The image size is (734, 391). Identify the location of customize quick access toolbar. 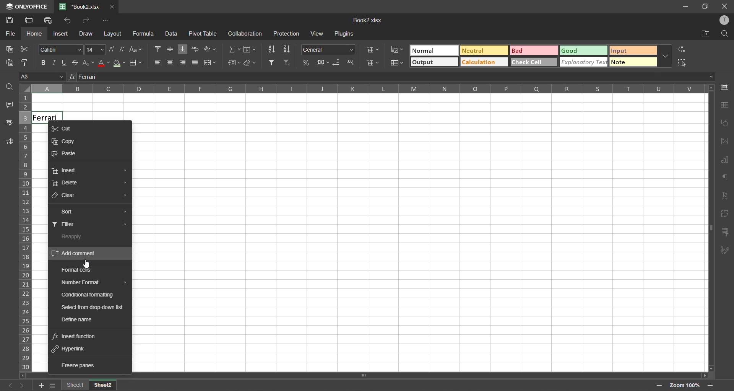
(109, 20).